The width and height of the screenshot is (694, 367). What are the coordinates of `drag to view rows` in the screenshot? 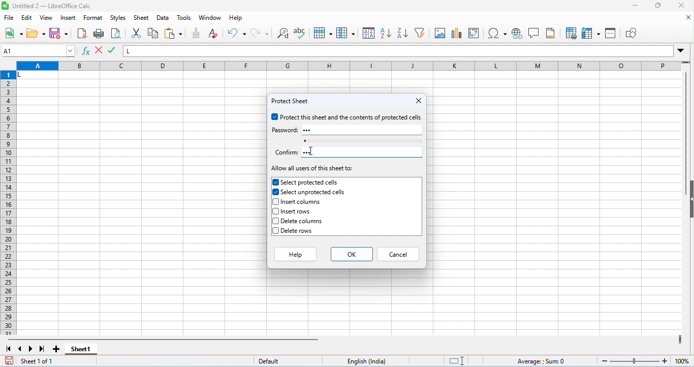 It's located at (686, 62).